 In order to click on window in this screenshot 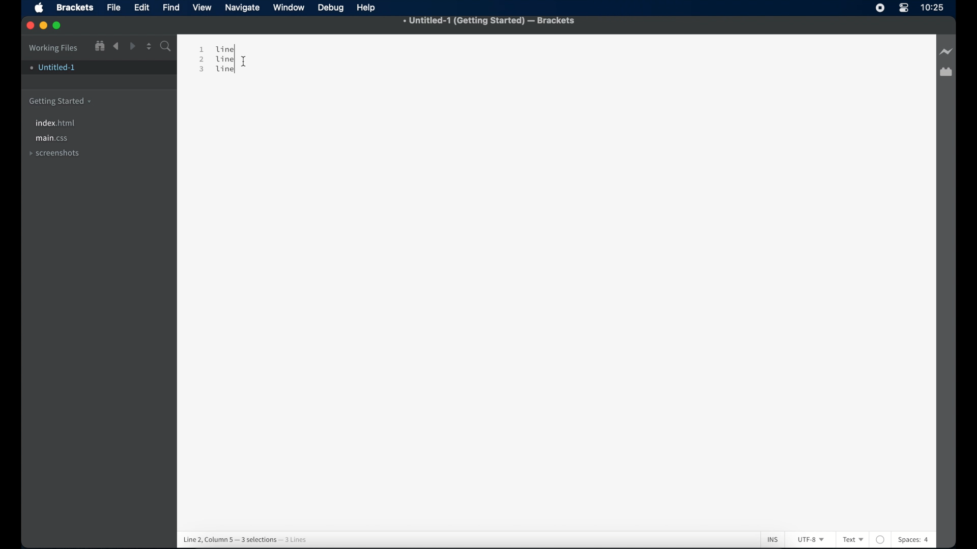, I will do `click(290, 8)`.